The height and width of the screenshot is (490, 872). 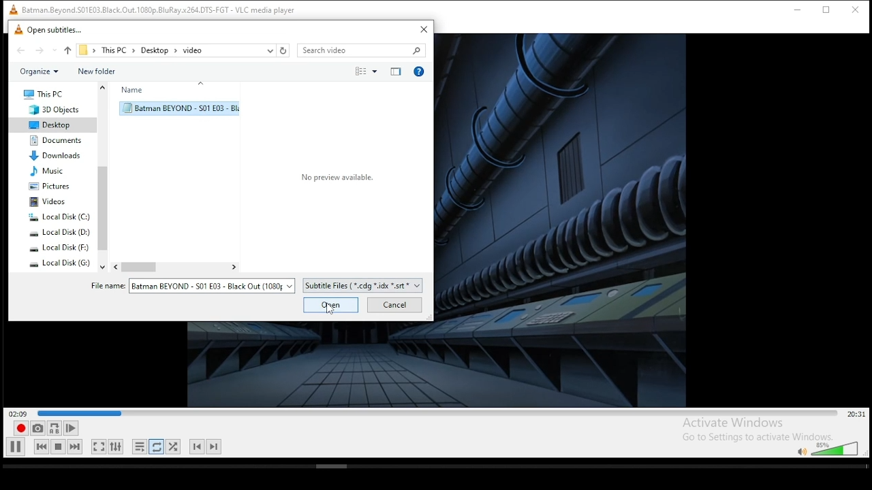 I want to click on up, so click(x=67, y=50).